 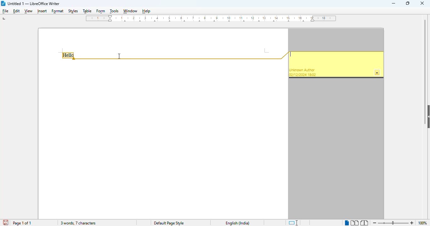 What do you see at coordinates (347, 223) in the screenshot?
I see `single-page view` at bounding box center [347, 223].